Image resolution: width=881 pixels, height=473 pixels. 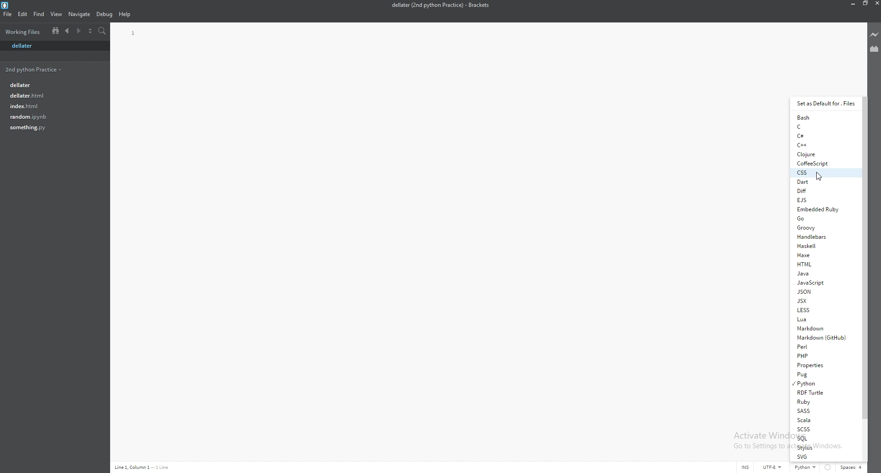 I want to click on description, so click(x=143, y=467).